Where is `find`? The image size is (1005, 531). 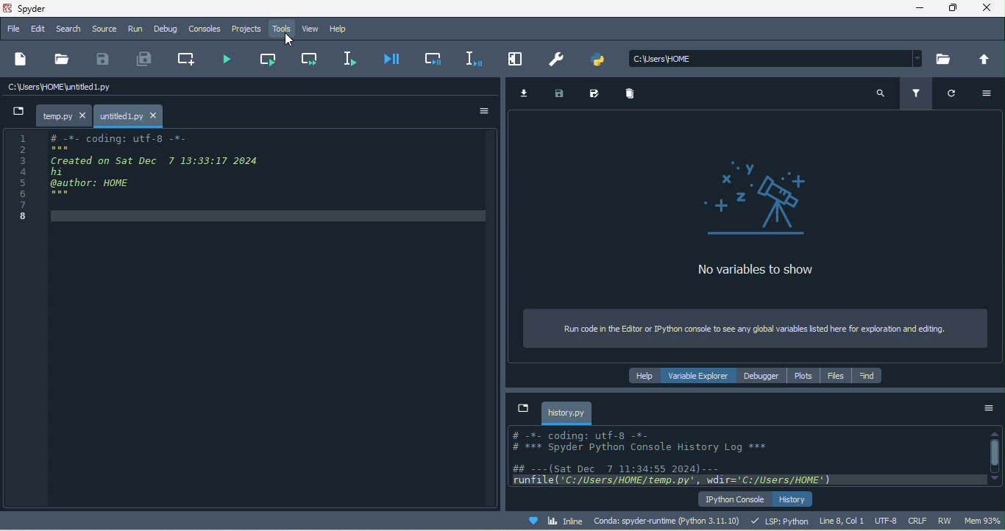 find is located at coordinates (867, 377).